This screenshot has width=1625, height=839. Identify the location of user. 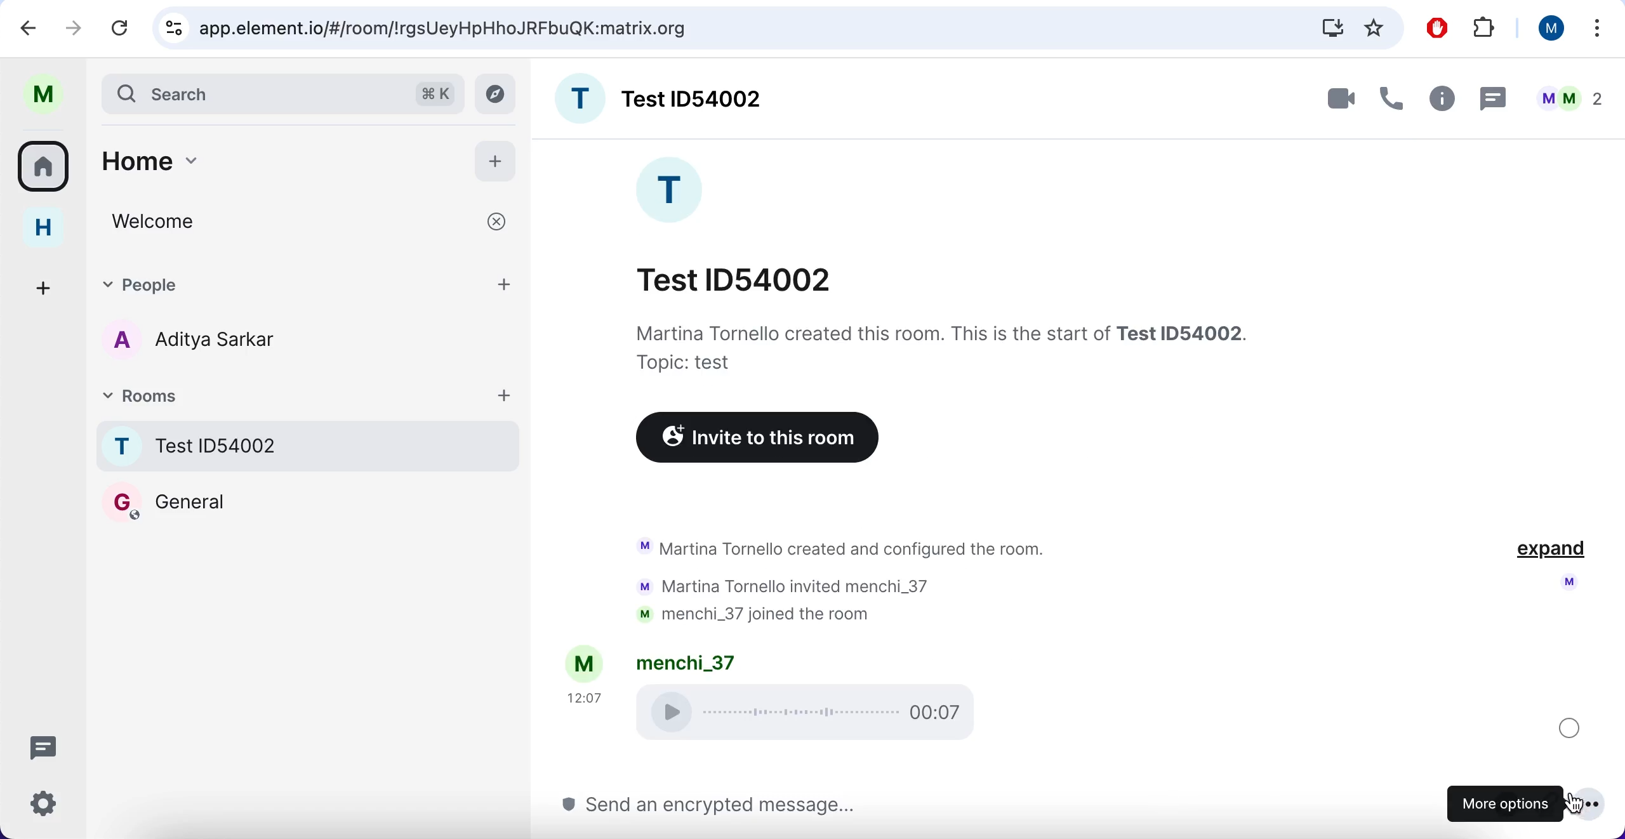
(43, 95).